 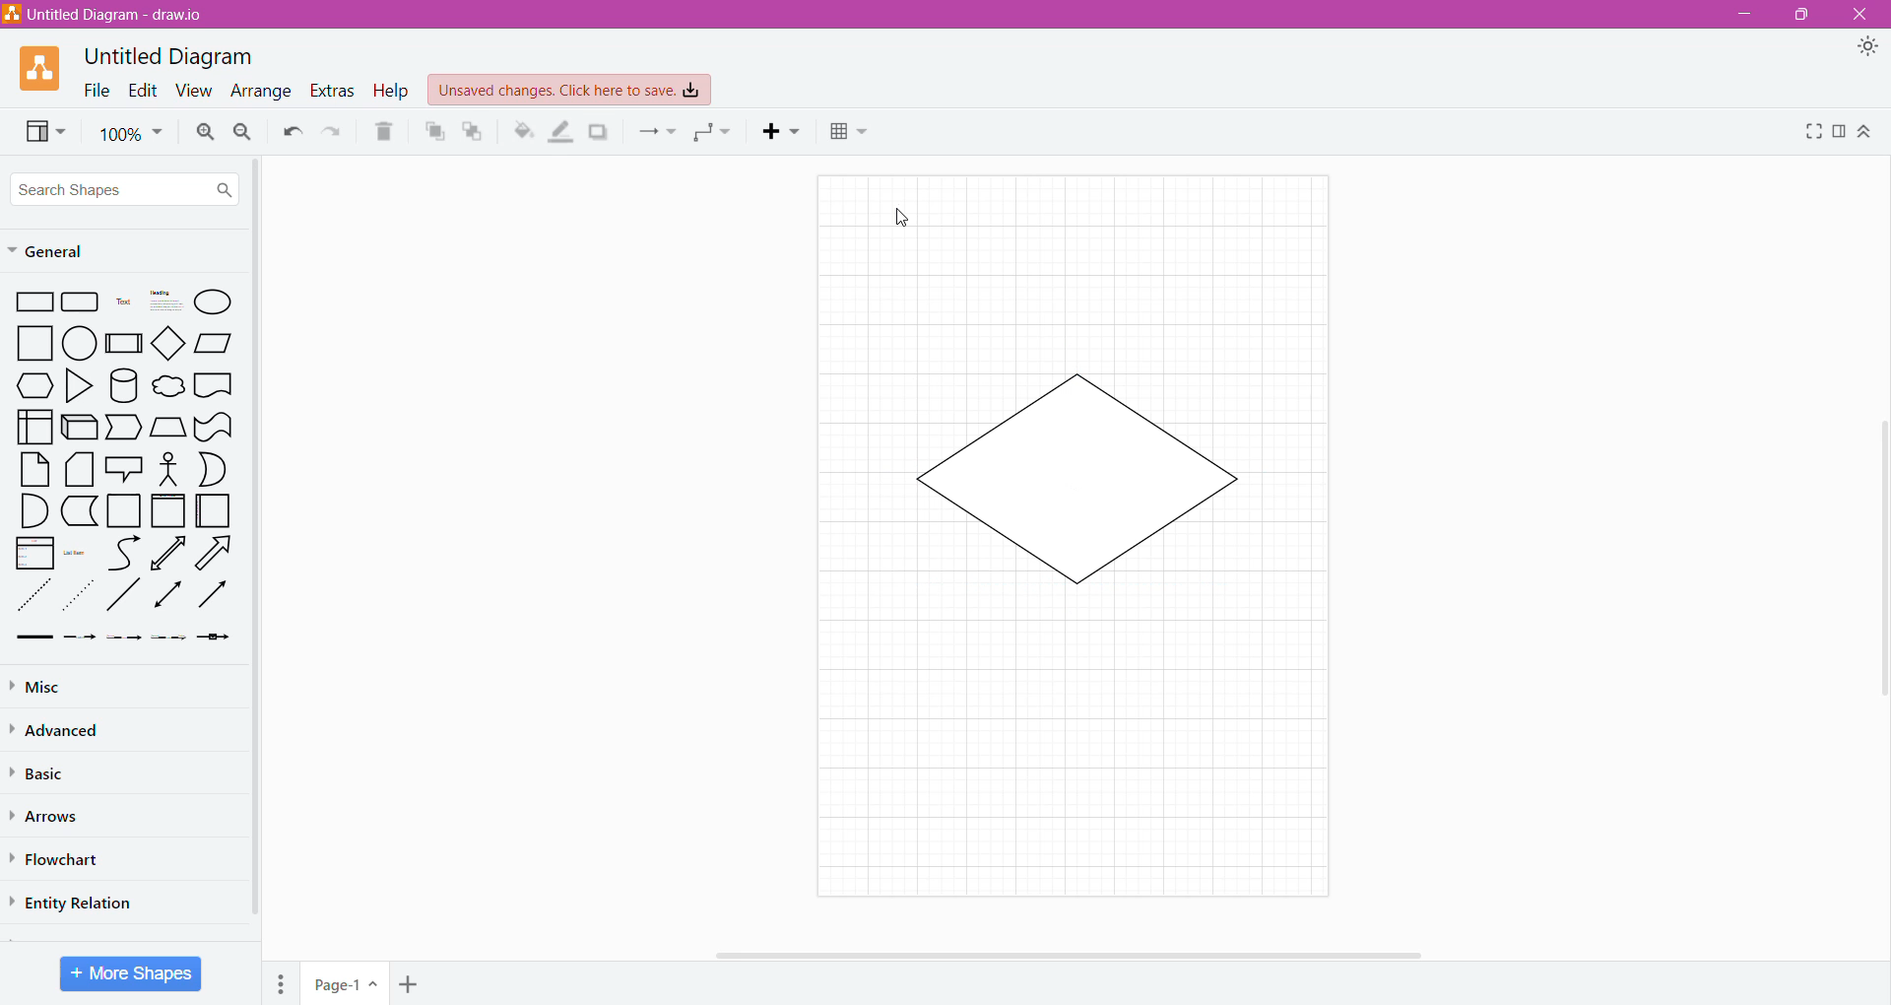 What do you see at coordinates (125, 640) in the screenshot?
I see `Connector with 2 Labels` at bounding box center [125, 640].